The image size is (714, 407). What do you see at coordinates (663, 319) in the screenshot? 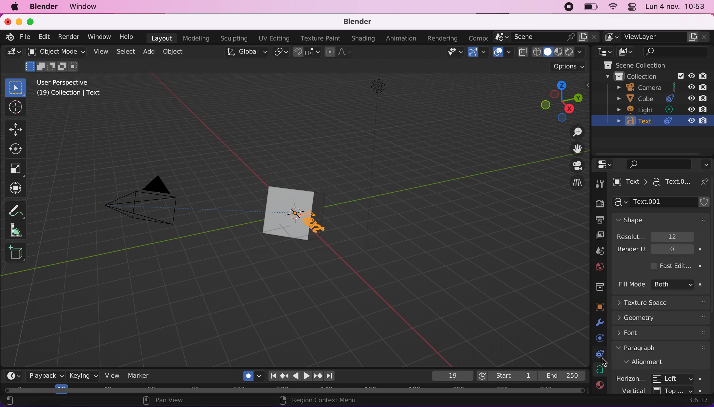
I see `geometry` at bounding box center [663, 319].